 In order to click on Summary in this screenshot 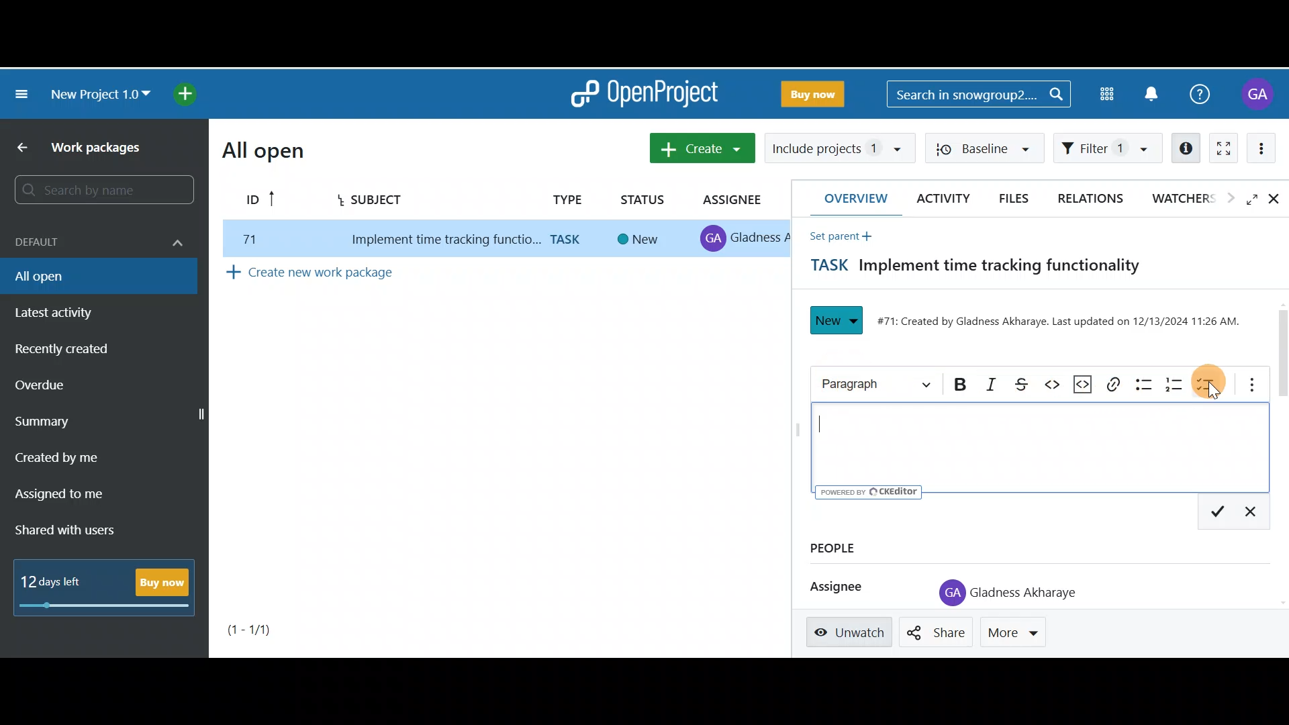, I will do `click(56, 420)`.